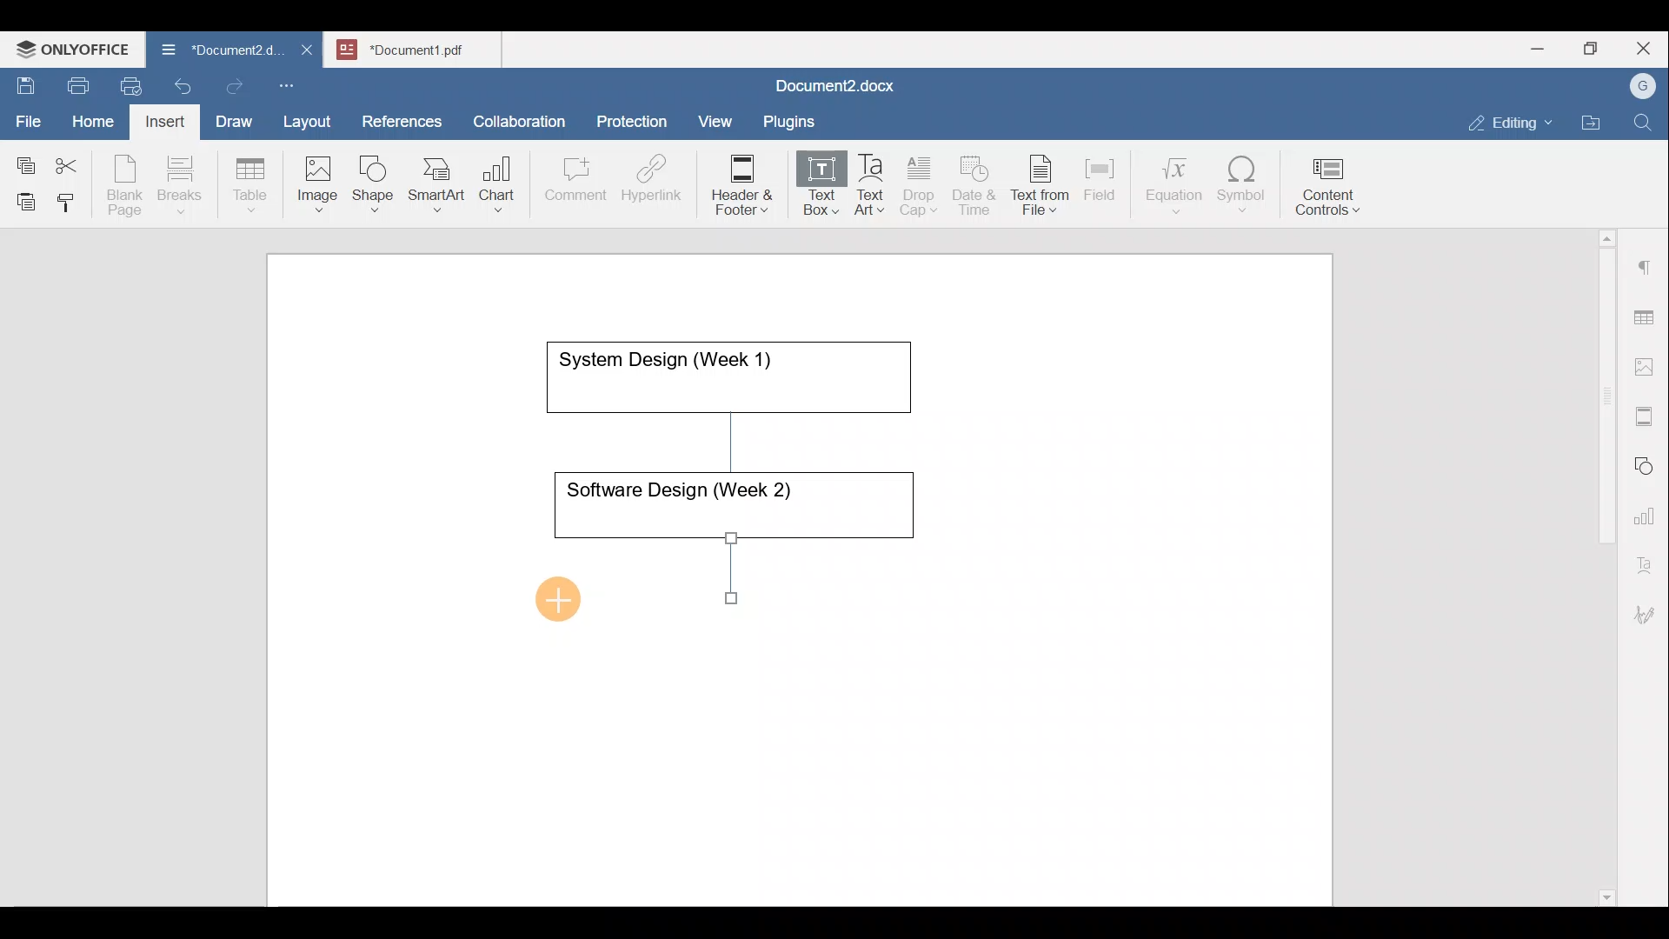  What do you see at coordinates (212, 52) in the screenshot?
I see `Document name` at bounding box center [212, 52].